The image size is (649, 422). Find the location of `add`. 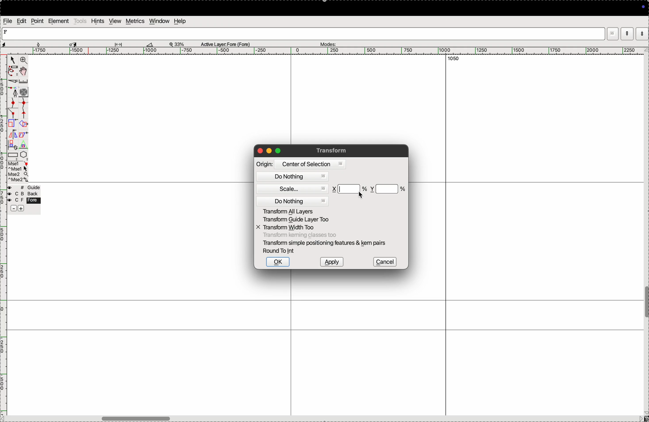

add is located at coordinates (22, 209).